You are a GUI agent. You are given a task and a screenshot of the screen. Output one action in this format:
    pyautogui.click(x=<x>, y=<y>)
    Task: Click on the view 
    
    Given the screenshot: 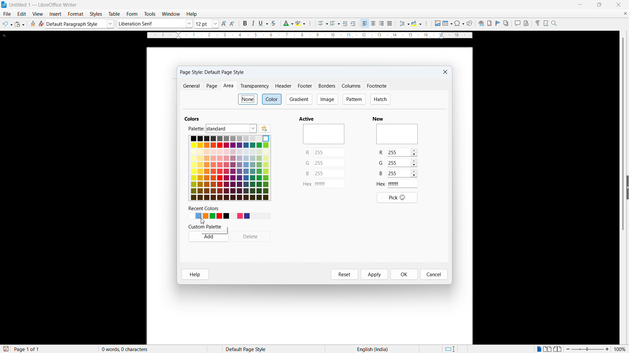 What is the action you would take?
    pyautogui.click(x=38, y=14)
    